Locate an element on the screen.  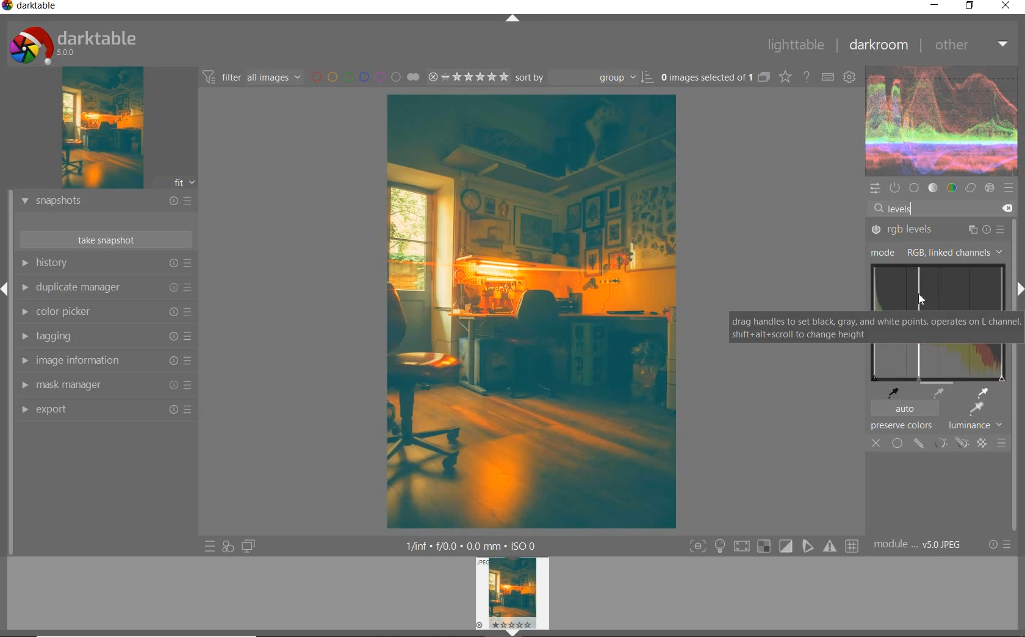
display a second darkroom image below is located at coordinates (248, 547).